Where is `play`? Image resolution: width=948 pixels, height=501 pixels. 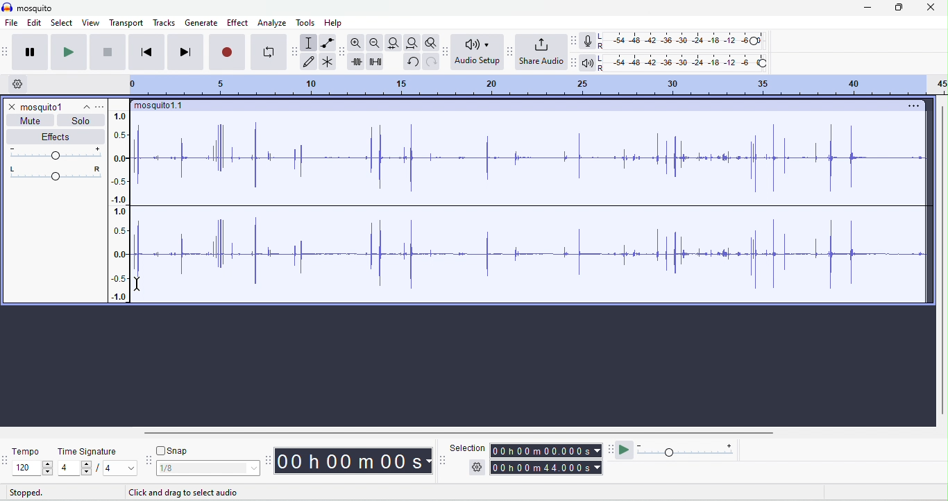
play is located at coordinates (67, 51).